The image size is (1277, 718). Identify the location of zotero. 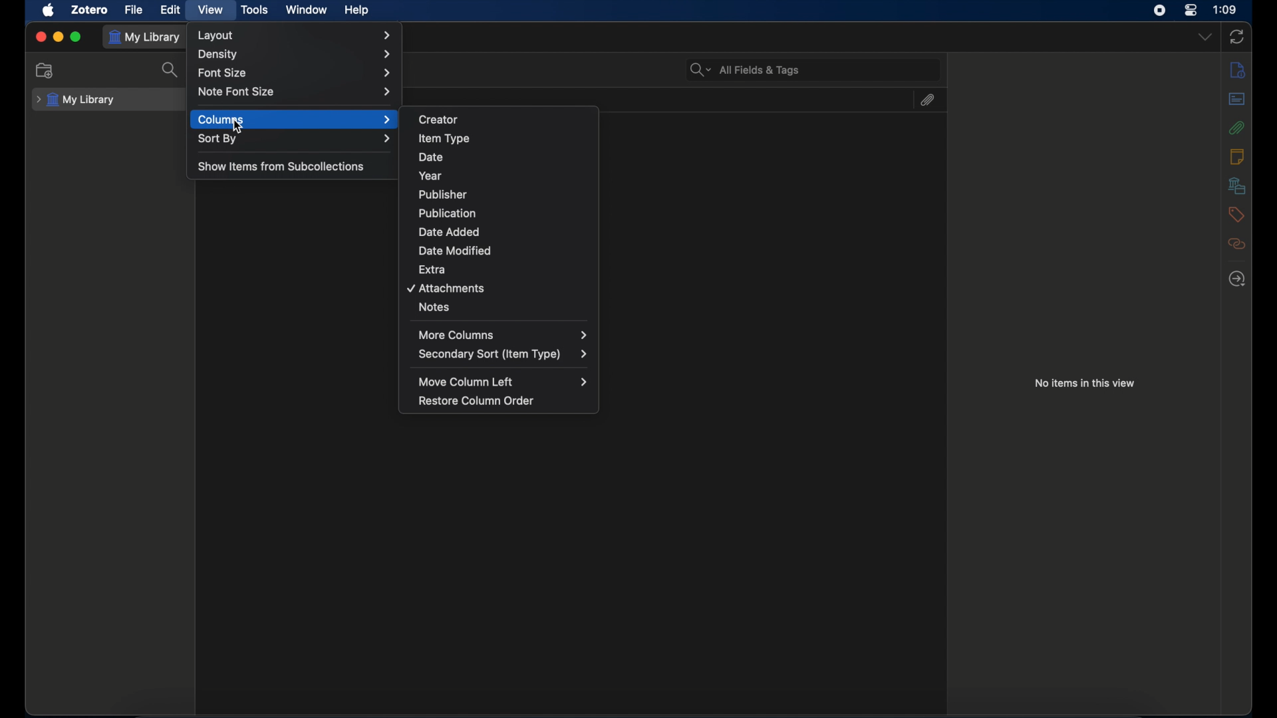
(89, 11).